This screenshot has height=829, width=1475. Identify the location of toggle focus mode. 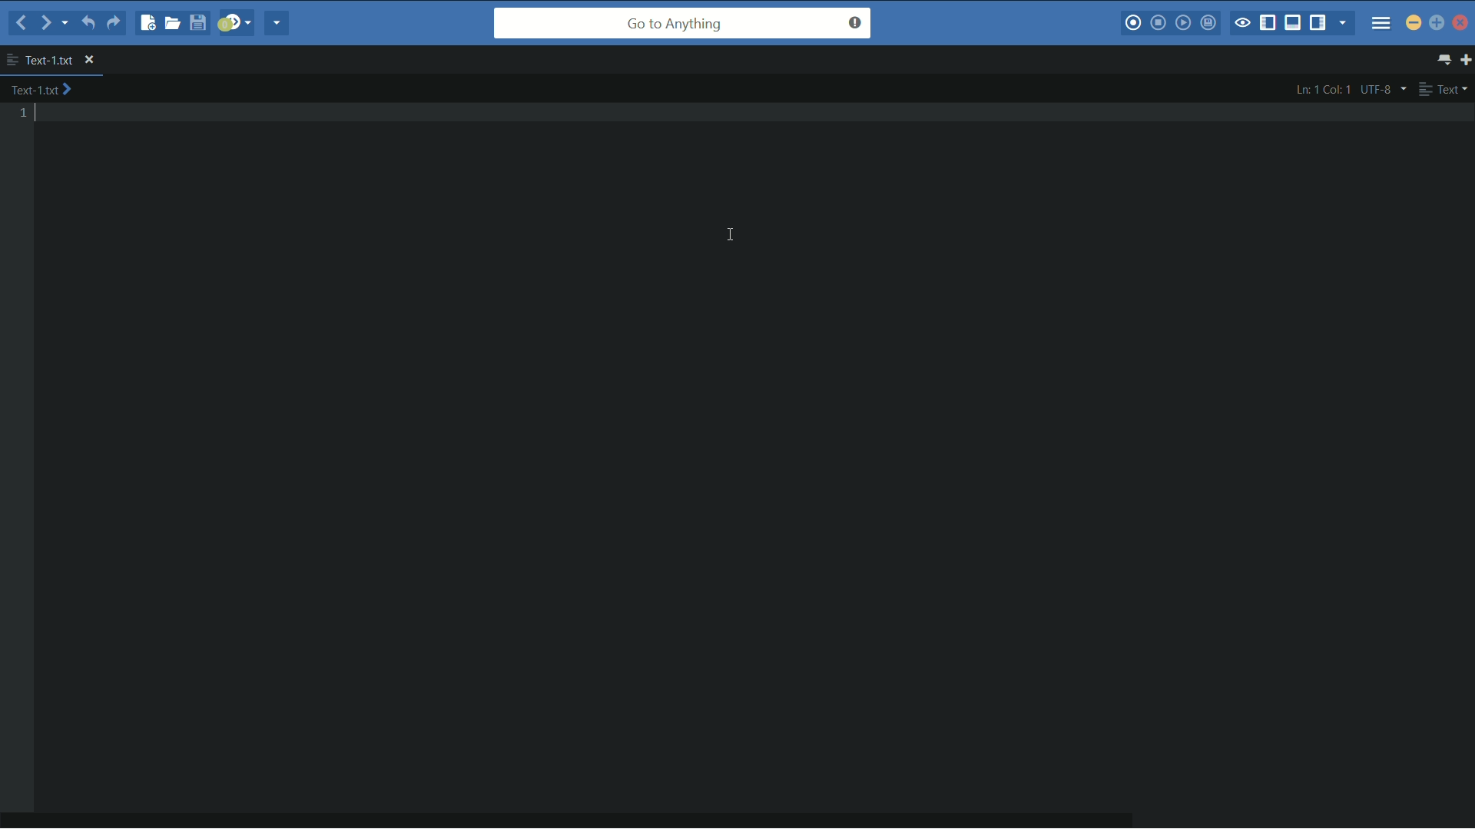
(1242, 24).